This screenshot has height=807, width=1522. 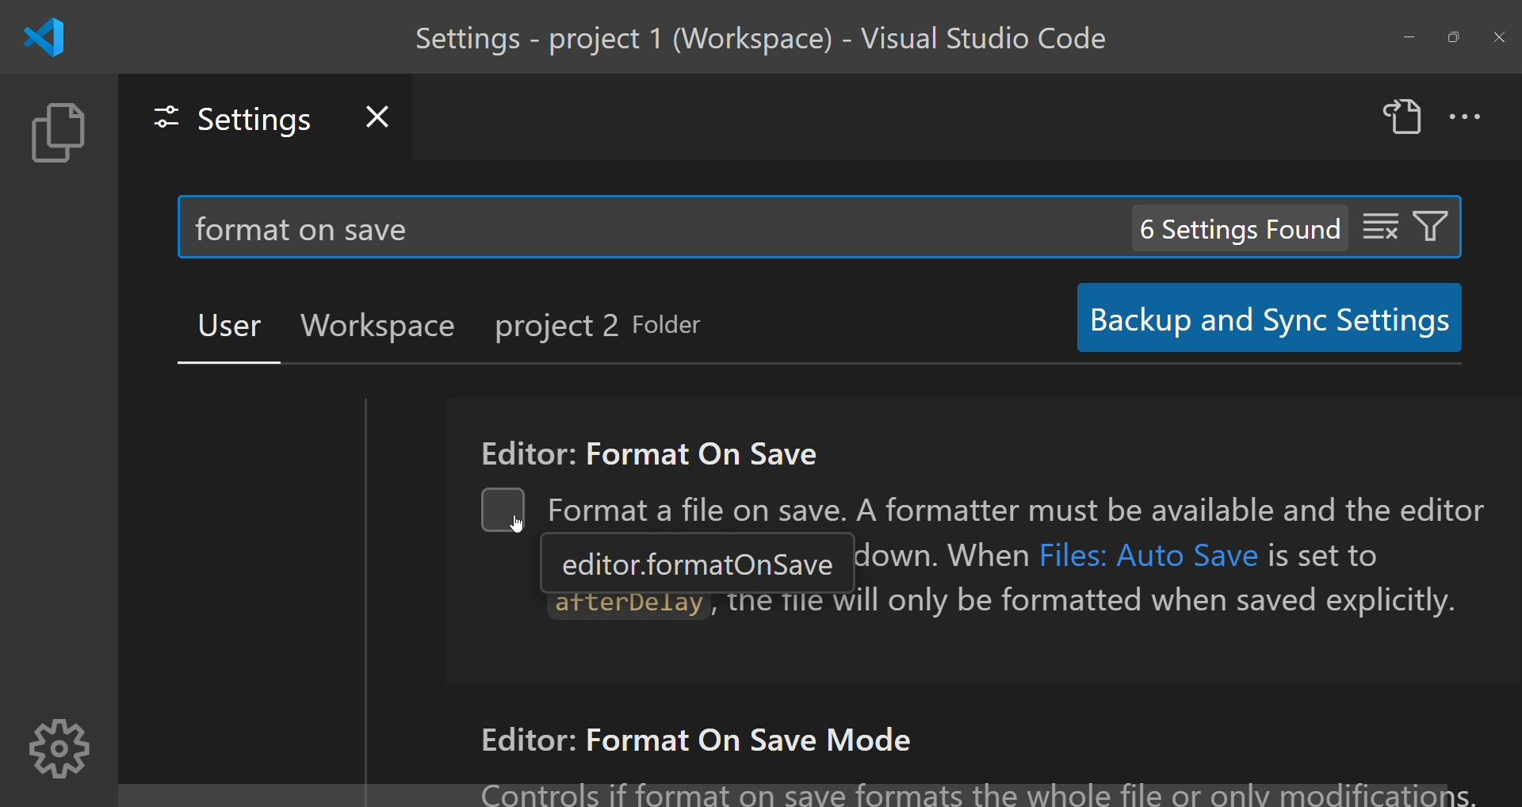 I want to click on open settings, so click(x=1402, y=119).